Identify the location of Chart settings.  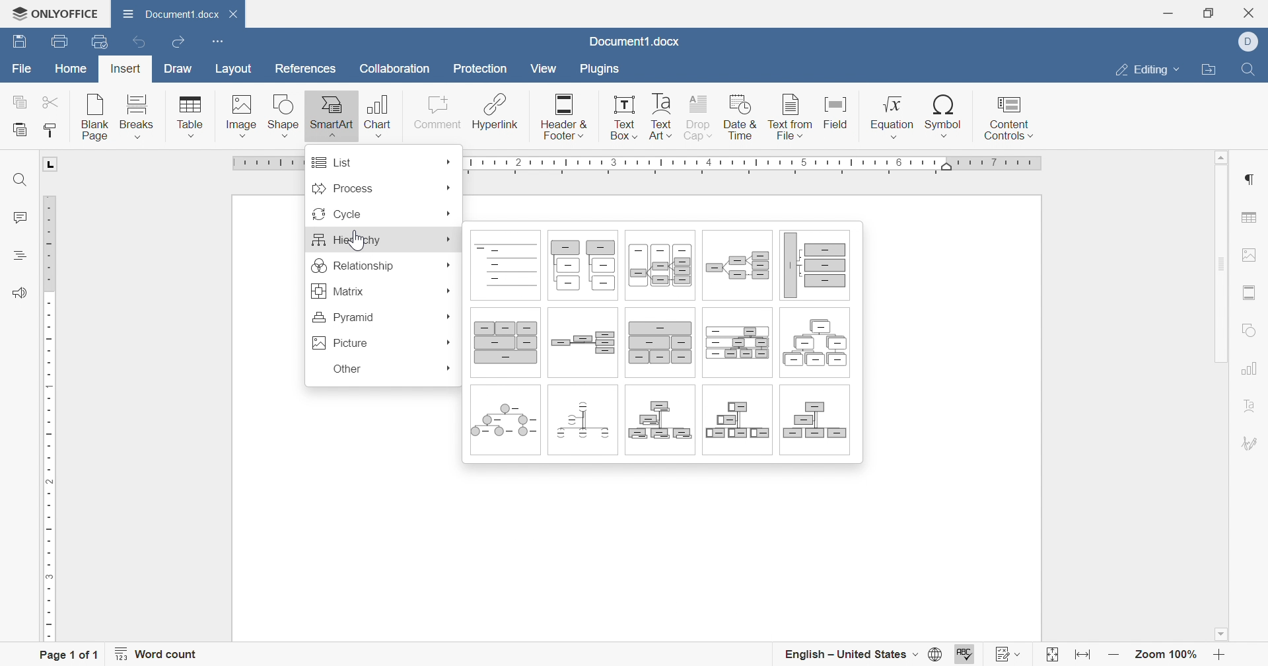
(1251, 367).